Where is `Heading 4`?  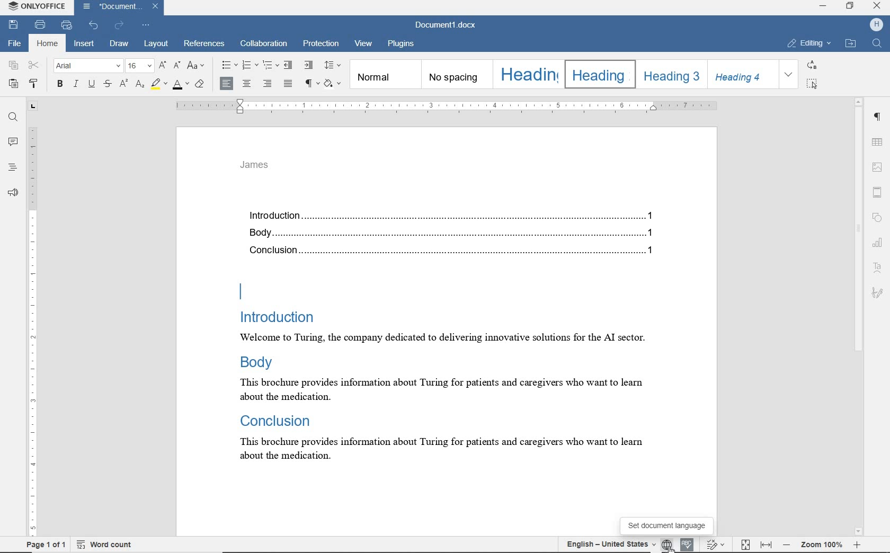 Heading 4 is located at coordinates (742, 74).